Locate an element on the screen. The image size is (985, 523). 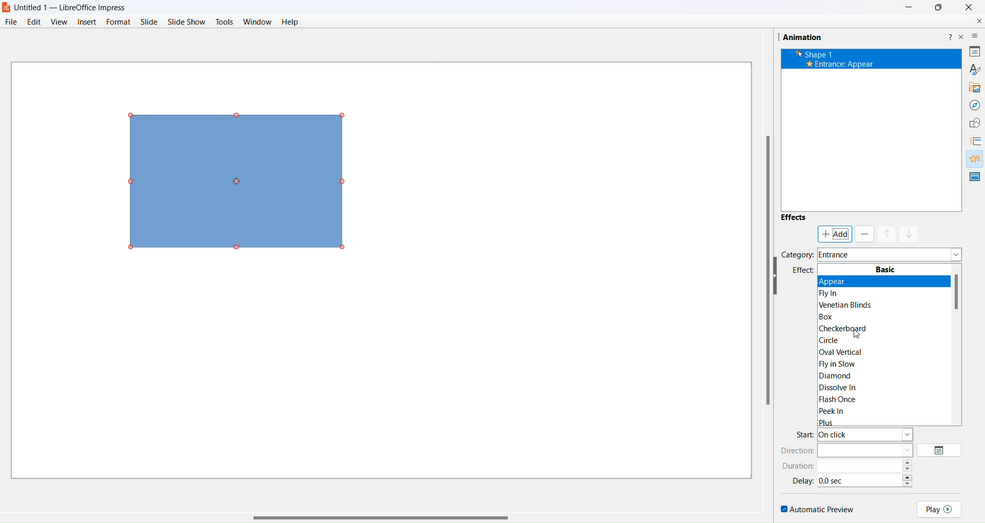
options is located at coordinates (941, 450).